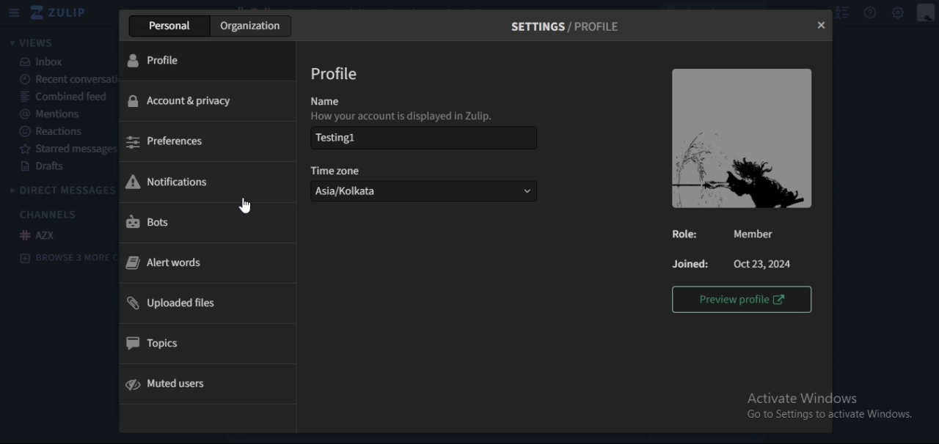  I want to click on views, so click(35, 42).